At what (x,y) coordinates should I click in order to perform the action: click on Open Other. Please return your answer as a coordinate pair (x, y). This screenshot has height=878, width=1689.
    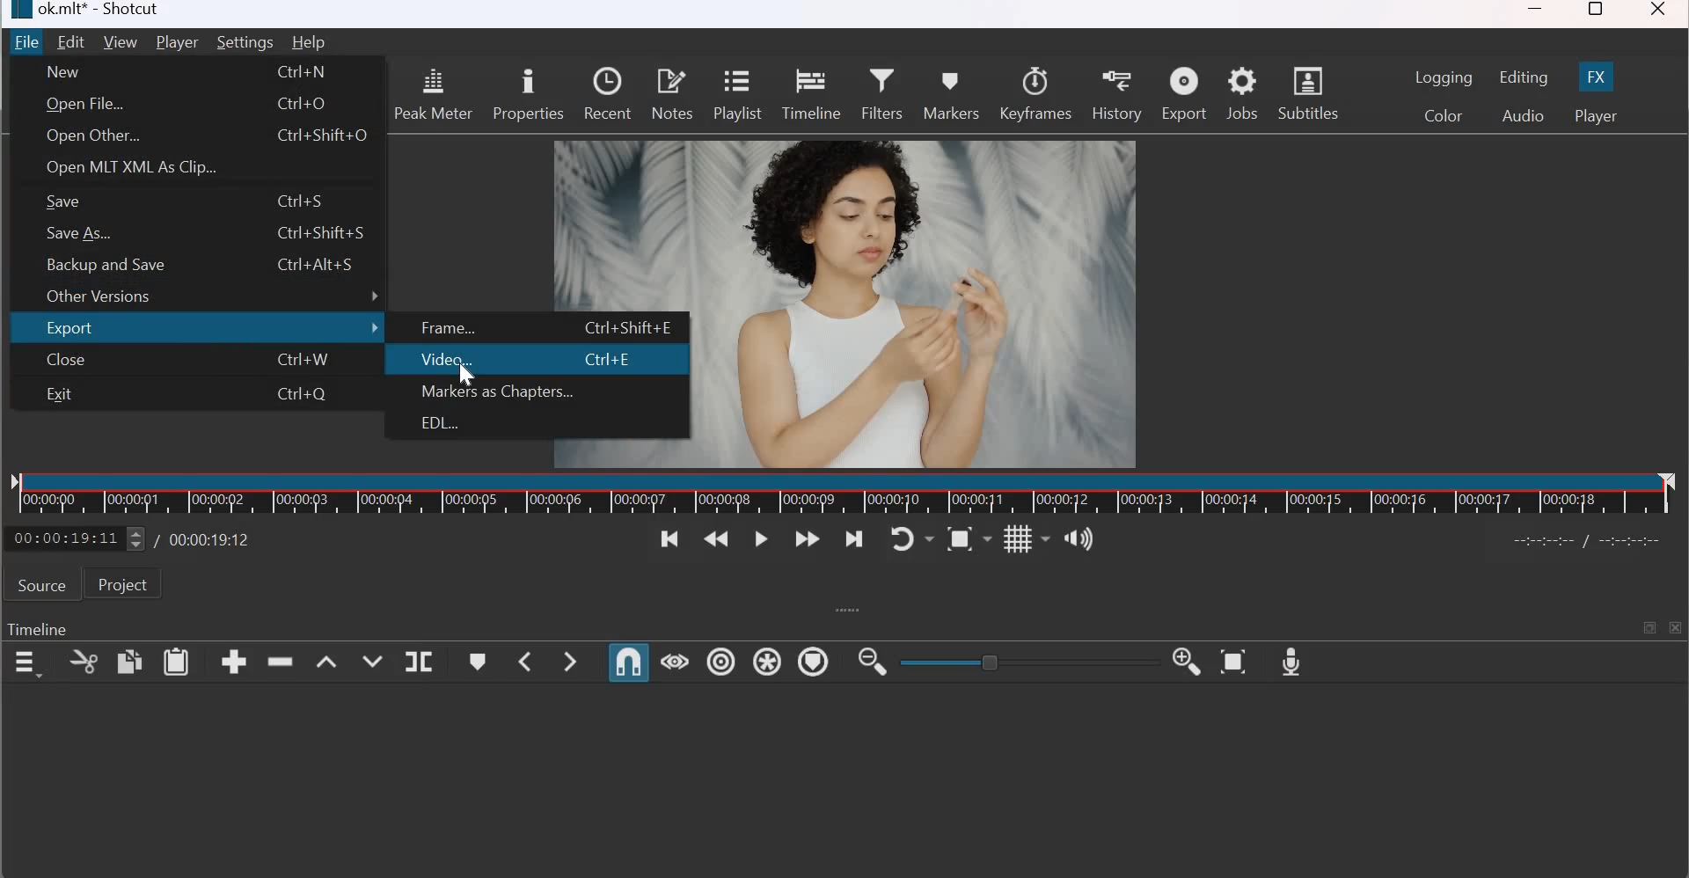
    Looking at the image, I should click on (92, 136).